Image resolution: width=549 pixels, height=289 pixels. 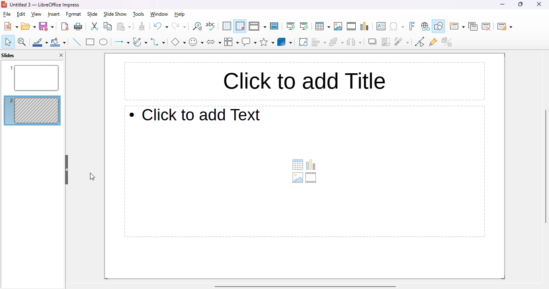 What do you see at coordinates (33, 77) in the screenshot?
I see `slide 1` at bounding box center [33, 77].